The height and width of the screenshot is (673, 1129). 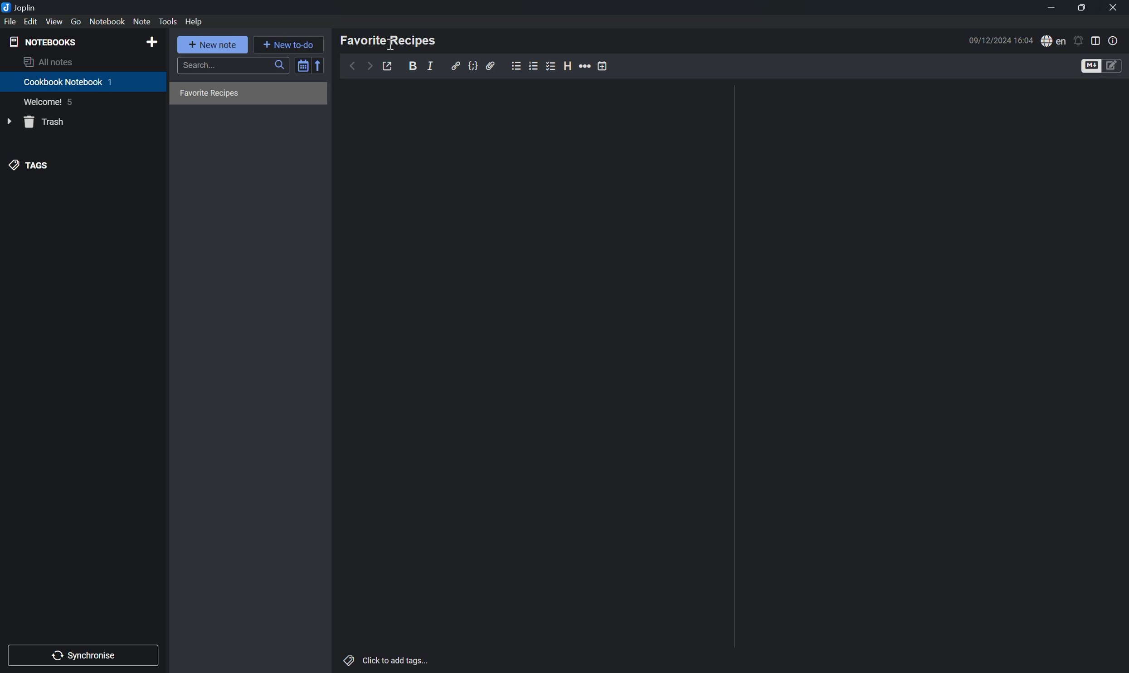 What do you see at coordinates (1054, 40) in the screenshot?
I see `Spell checker` at bounding box center [1054, 40].